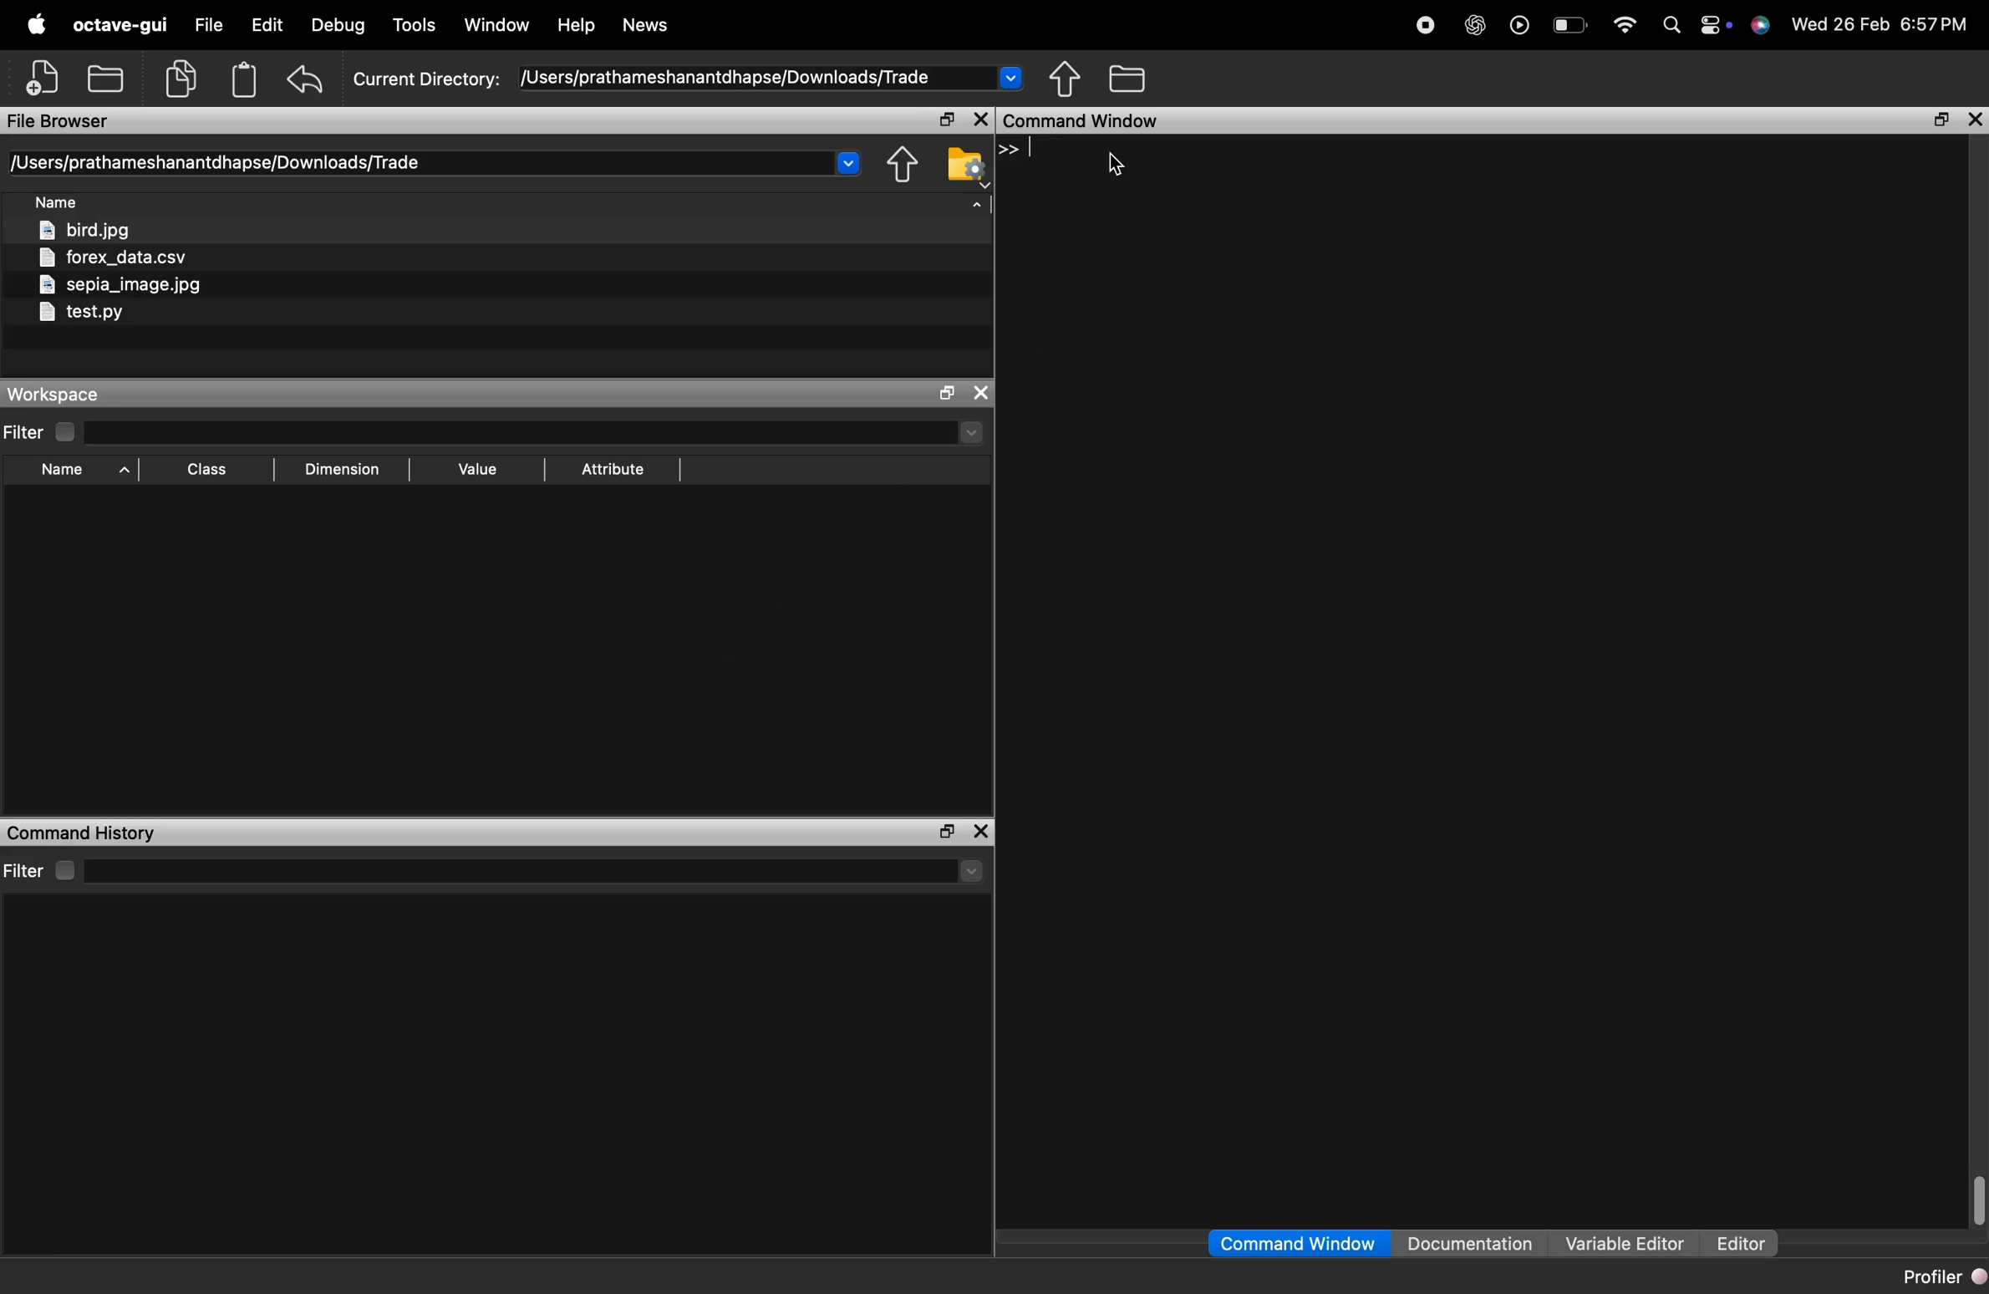 Image resolution: width=1989 pixels, height=1294 pixels. What do you see at coordinates (538, 432) in the screenshot?
I see `select directory` at bounding box center [538, 432].